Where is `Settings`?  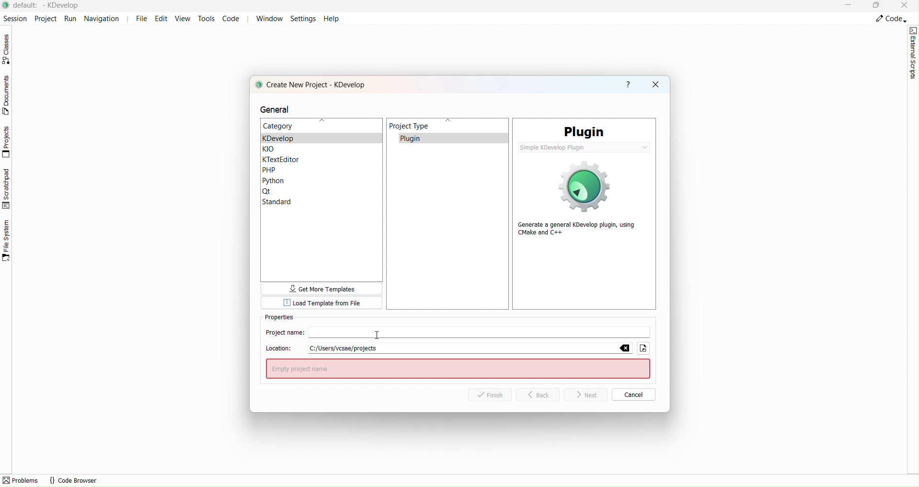
Settings is located at coordinates (304, 18).